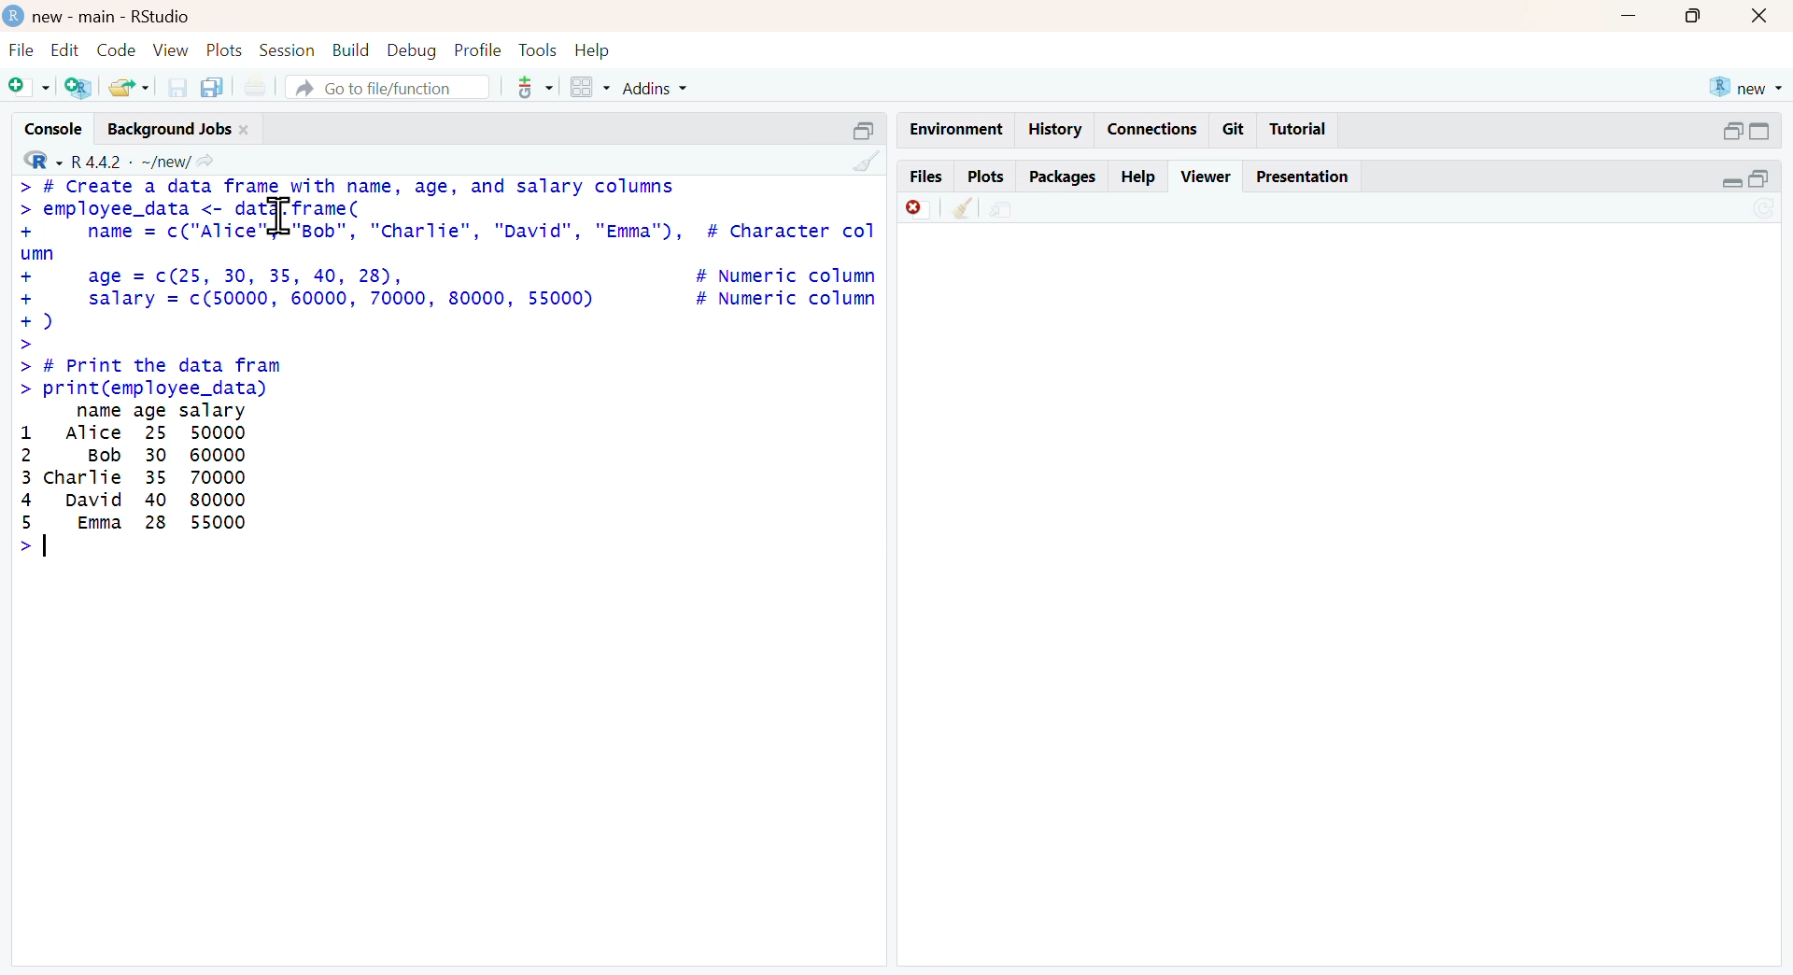  Describe the element at coordinates (27, 90) in the screenshot. I see `New file` at that location.